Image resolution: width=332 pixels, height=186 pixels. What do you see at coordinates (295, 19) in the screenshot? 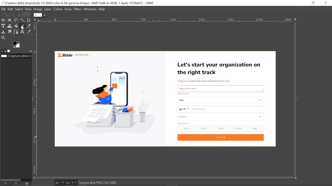
I see `Zoom images when window size changes` at bounding box center [295, 19].